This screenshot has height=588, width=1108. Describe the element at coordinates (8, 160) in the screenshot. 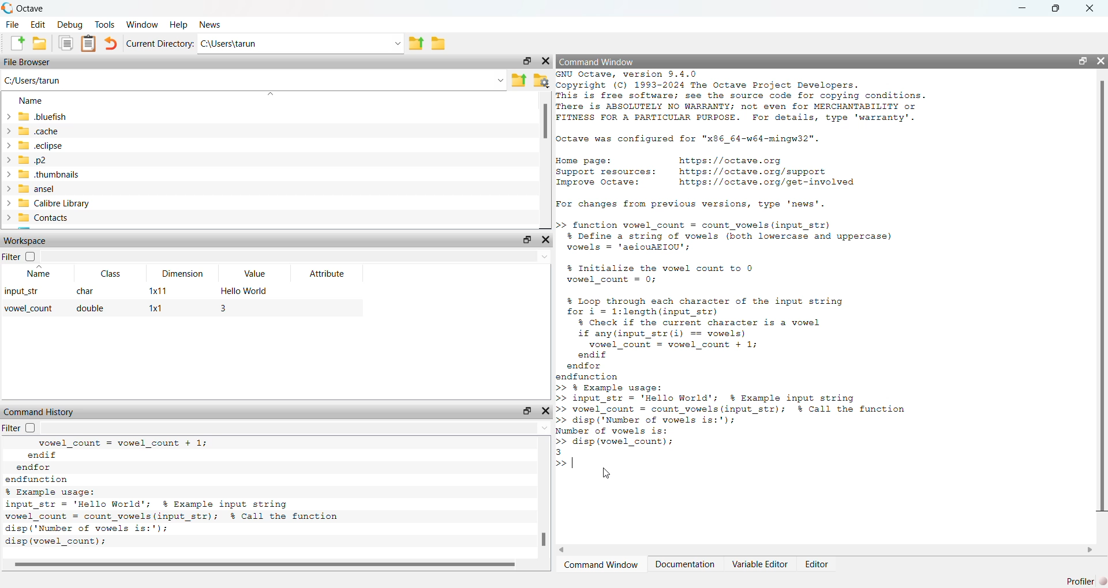

I see `expand/collapse` at that location.